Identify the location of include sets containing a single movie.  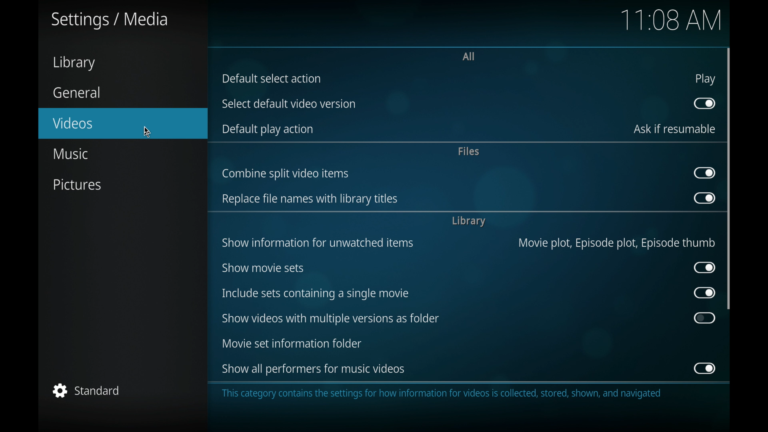
(314, 294).